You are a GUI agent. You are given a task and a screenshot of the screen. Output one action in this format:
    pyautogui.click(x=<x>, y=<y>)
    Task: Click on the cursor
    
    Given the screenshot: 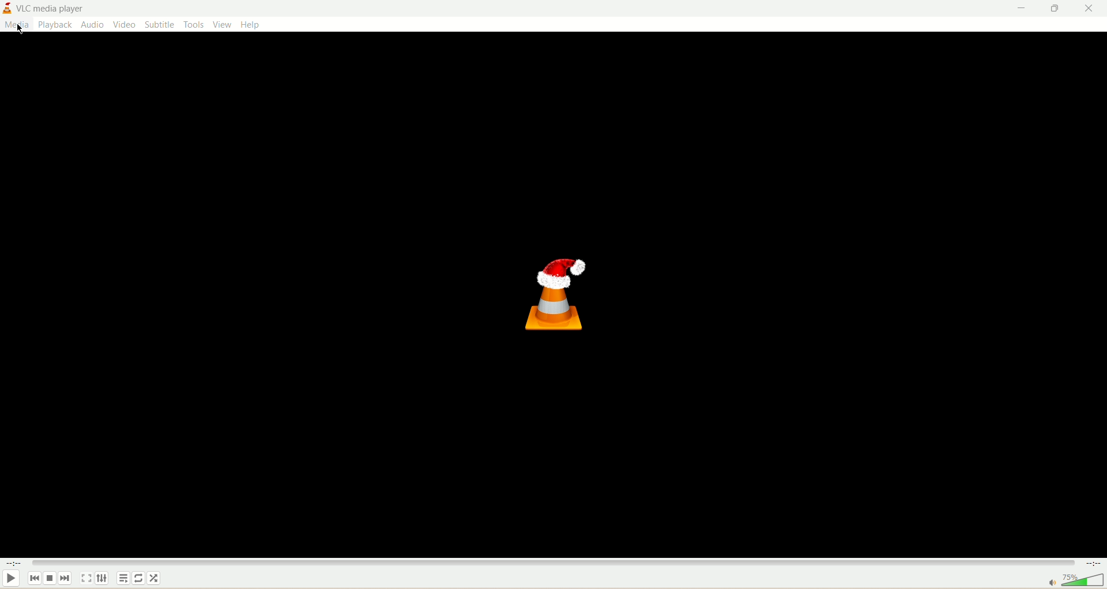 What is the action you would take?
    pyautogui.click(x=17, y=29)
    